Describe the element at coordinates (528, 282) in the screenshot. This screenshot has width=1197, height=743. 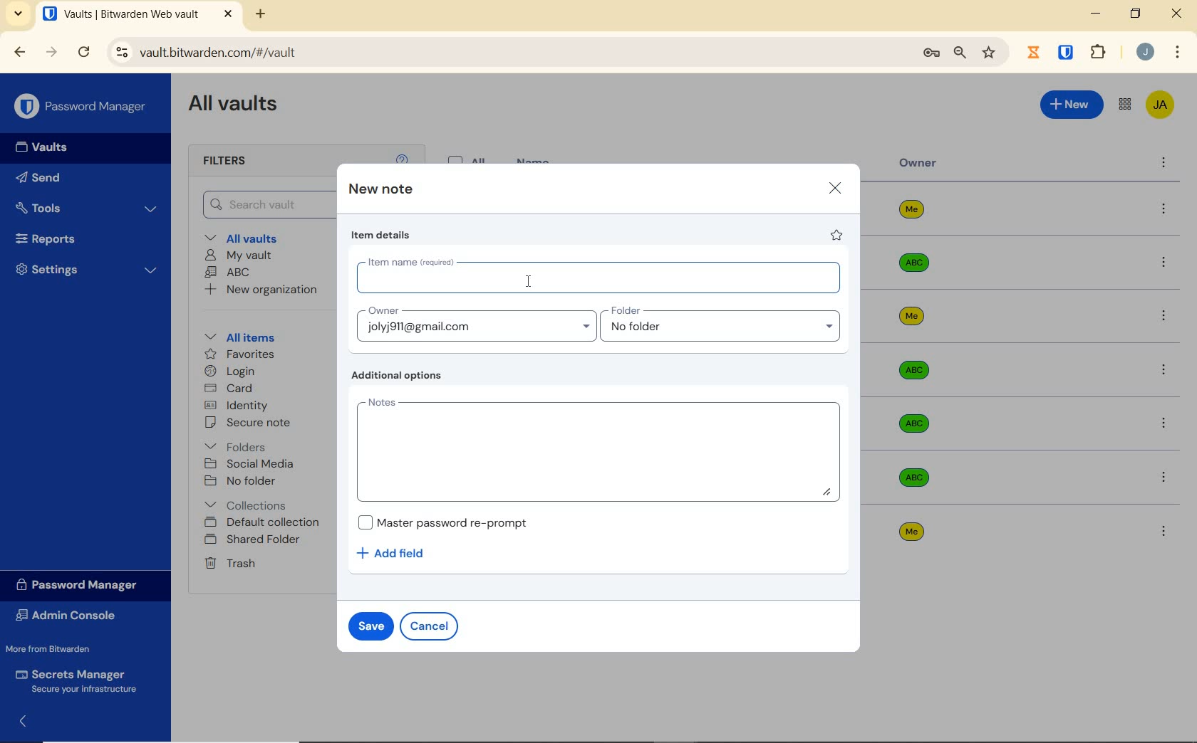
I see `cursor` at that location.